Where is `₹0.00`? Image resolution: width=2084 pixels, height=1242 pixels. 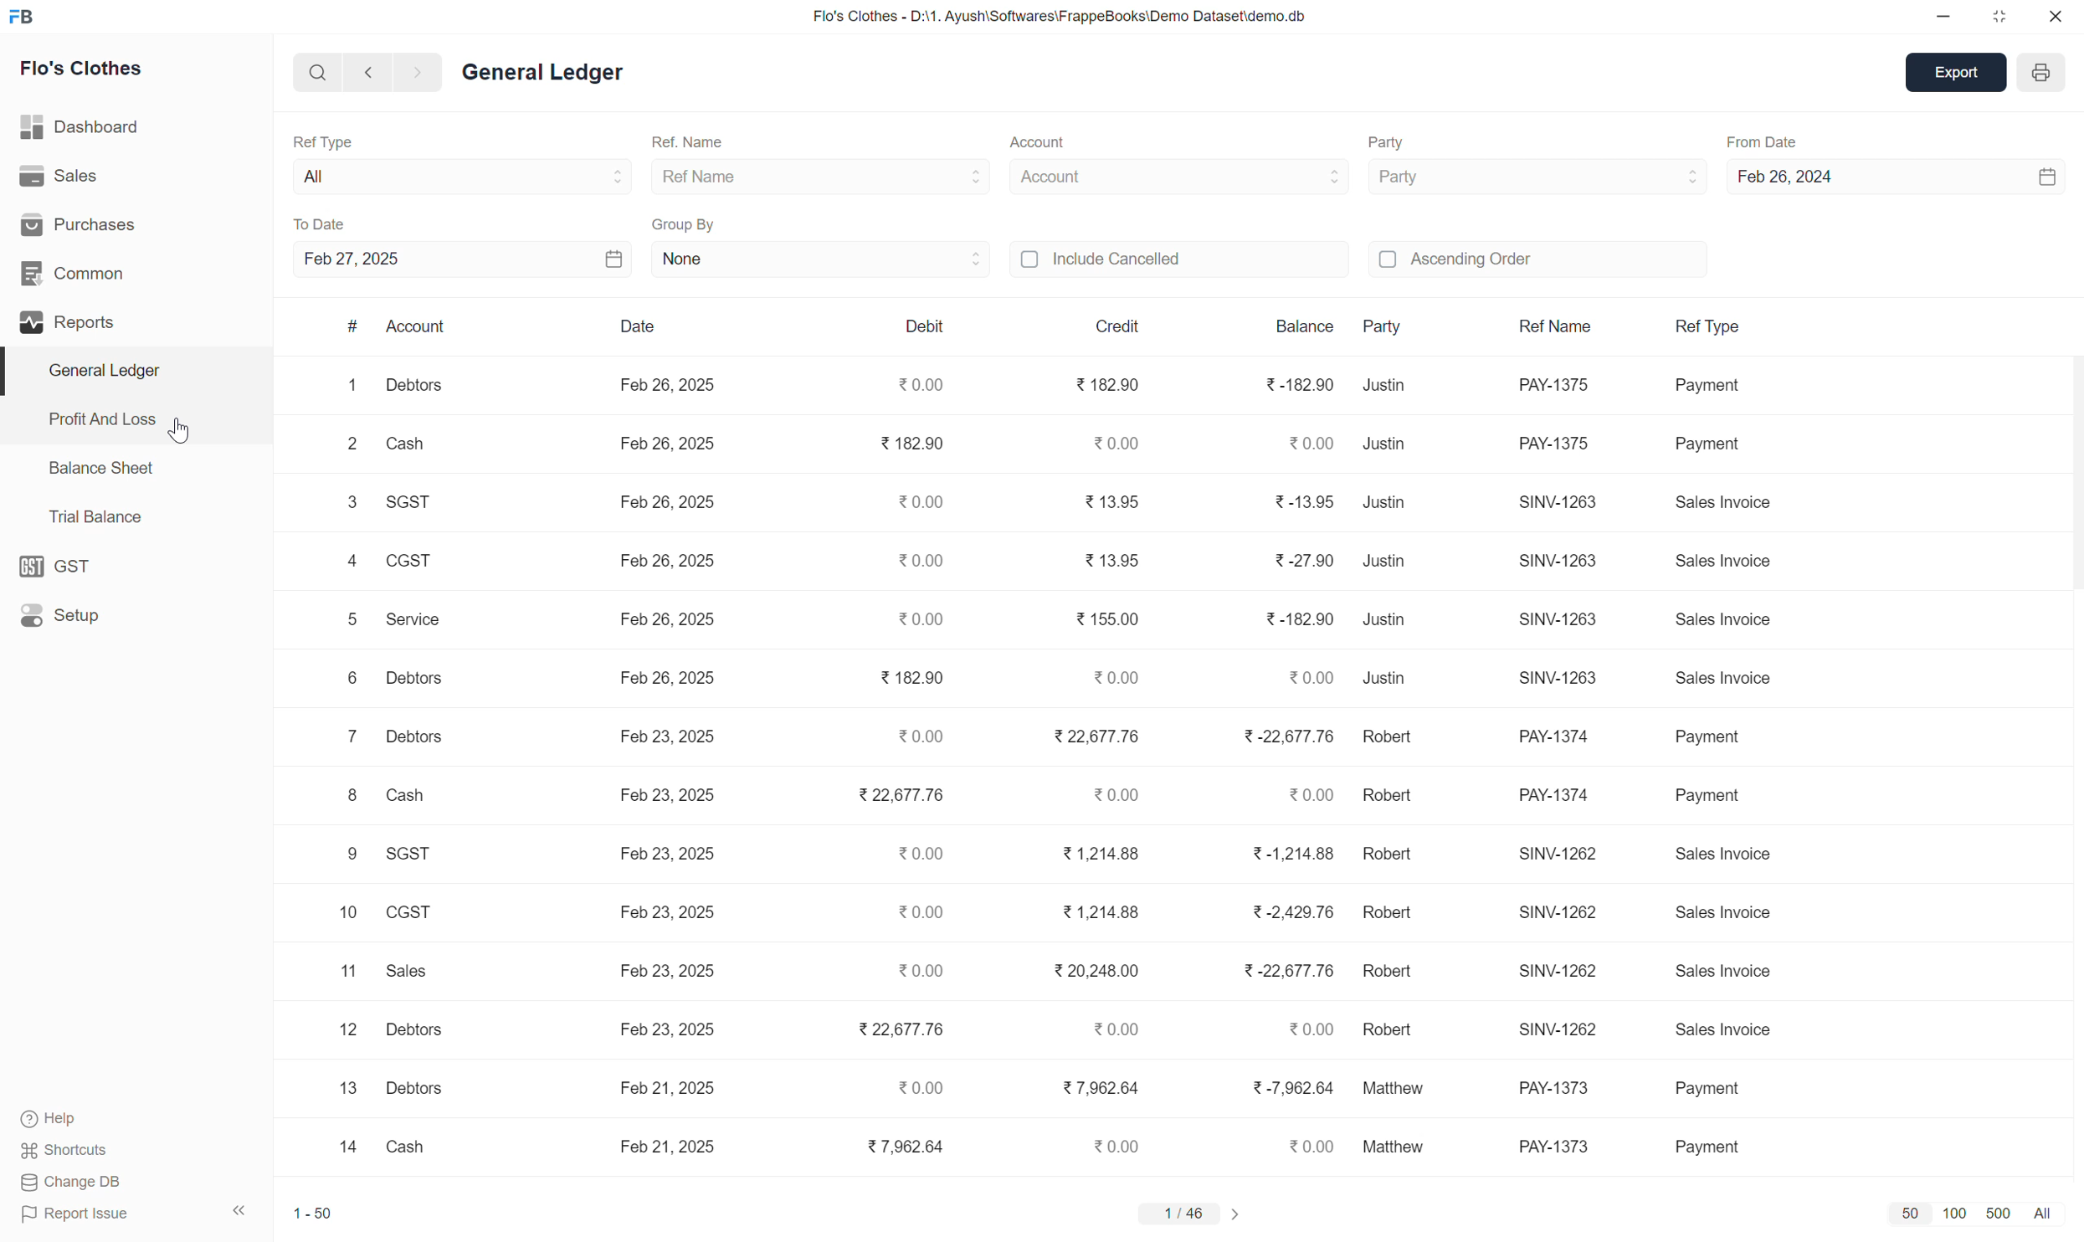 ₹0.00 is located at coordinates (1108, 800).